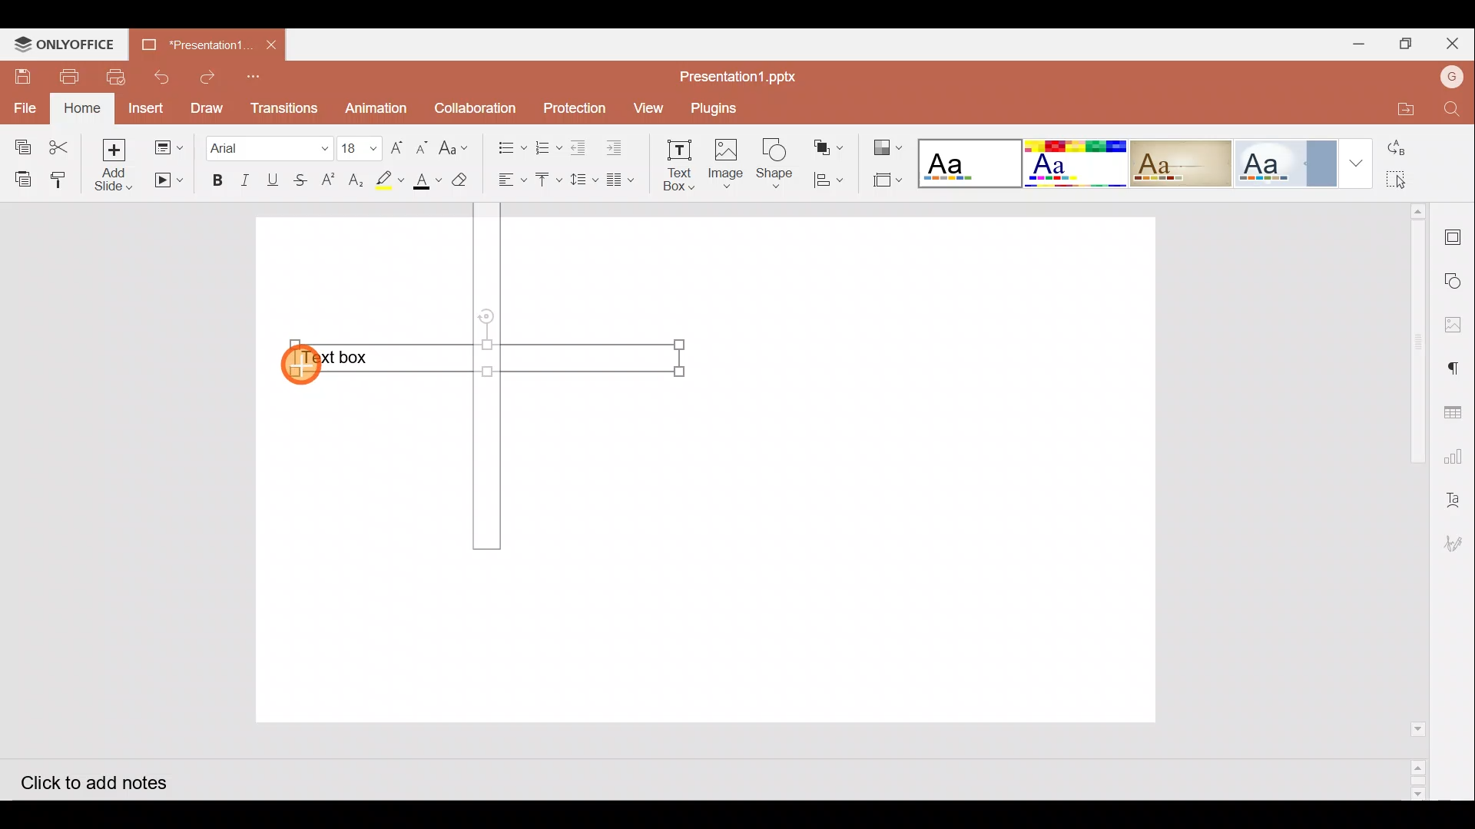 The width and height of the screenshot is (1475, 829). What do you see at coordinates (20, 177) in the screenshot?
I see `Paste` at bounding box center [20, 177].